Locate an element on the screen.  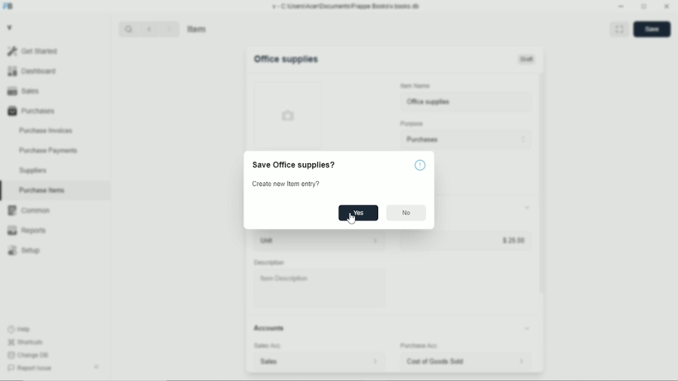
Next is located at coordinates (169, 29).